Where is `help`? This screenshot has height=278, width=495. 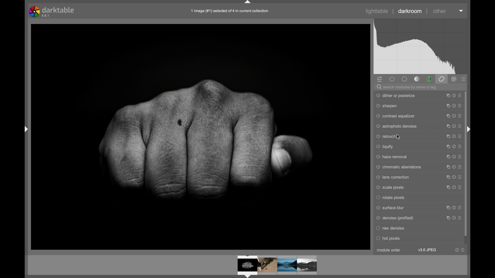 help is located at coordinates (453, 137).